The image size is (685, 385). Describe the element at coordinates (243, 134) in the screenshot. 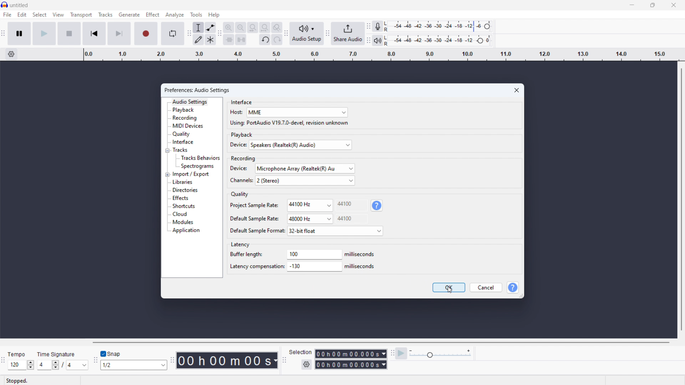

I see `playback` at that location.